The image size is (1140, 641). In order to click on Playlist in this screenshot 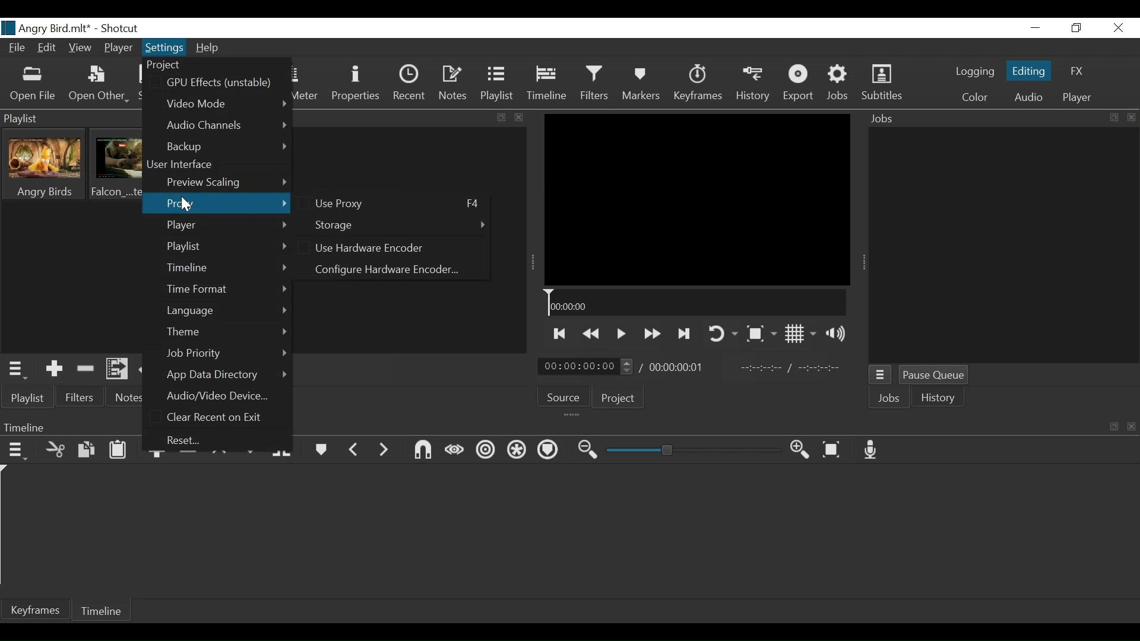, I will do `click(227, 245)`.